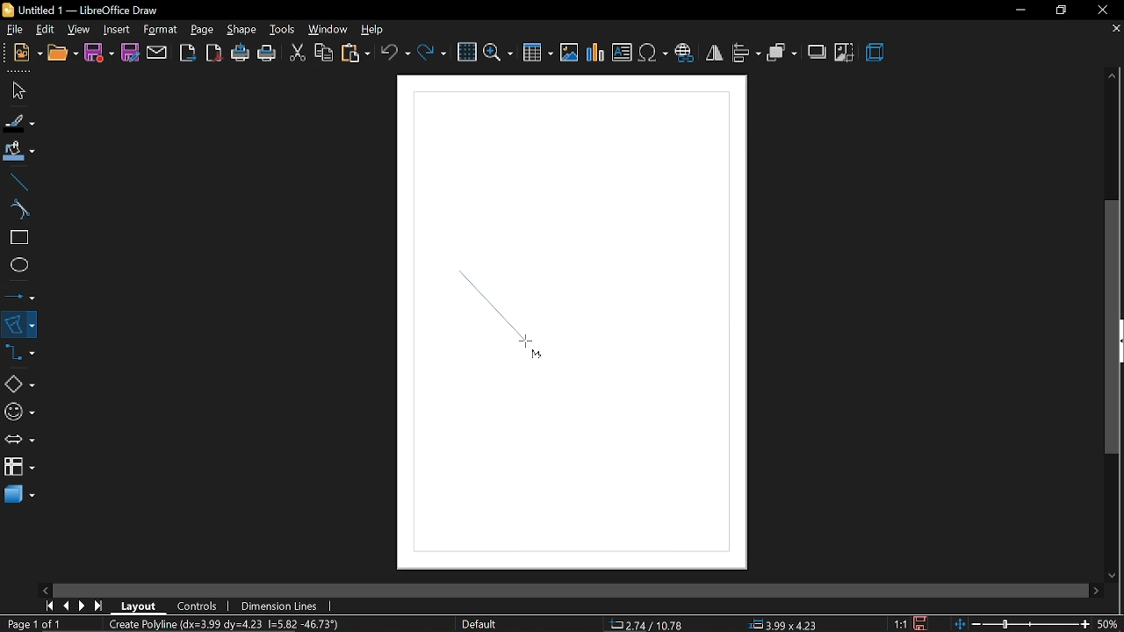 The width and height of the screenshot is (1124, 632). I want to click on save, so click(99, 53).